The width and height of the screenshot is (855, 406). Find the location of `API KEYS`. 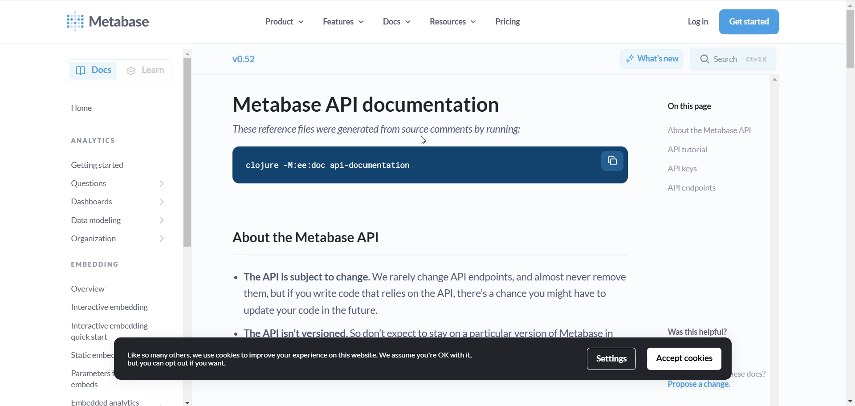

API KEYS is located at coordinates (703, 169).